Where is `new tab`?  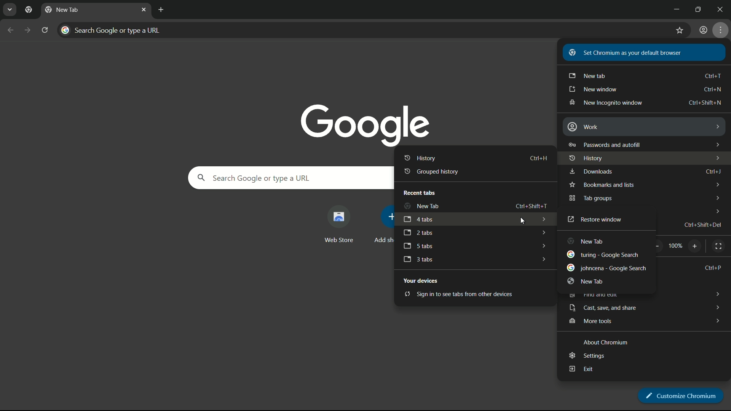
new tab is located at coordinates (62, 10).